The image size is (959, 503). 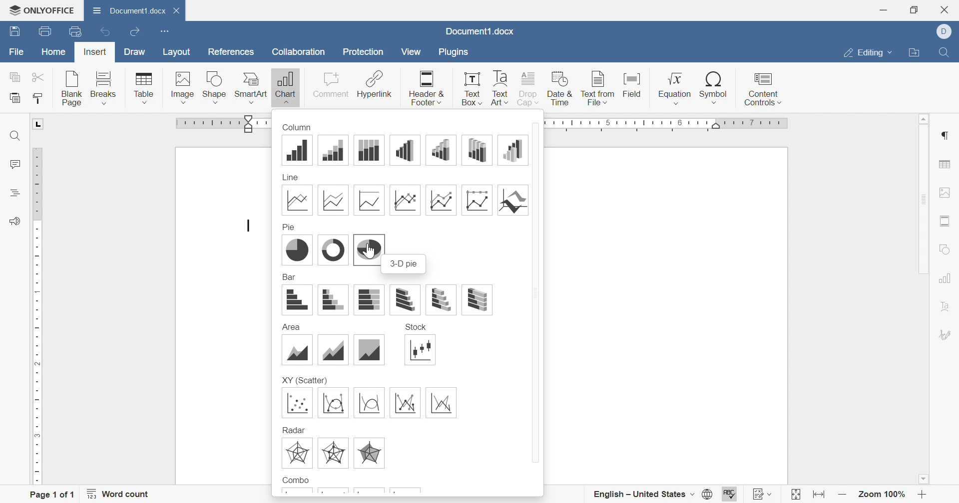 I want to click on Document1.dox, so click(x=480, y=32).